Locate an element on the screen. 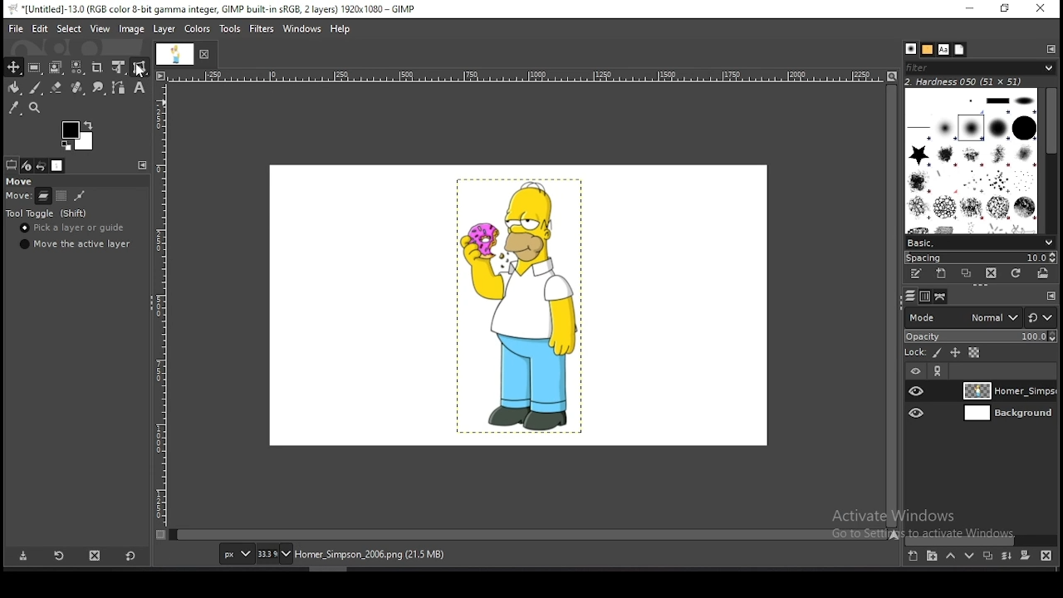 This screenshot has width=1063, height=598. layer is located at coordinates (1007, 391).